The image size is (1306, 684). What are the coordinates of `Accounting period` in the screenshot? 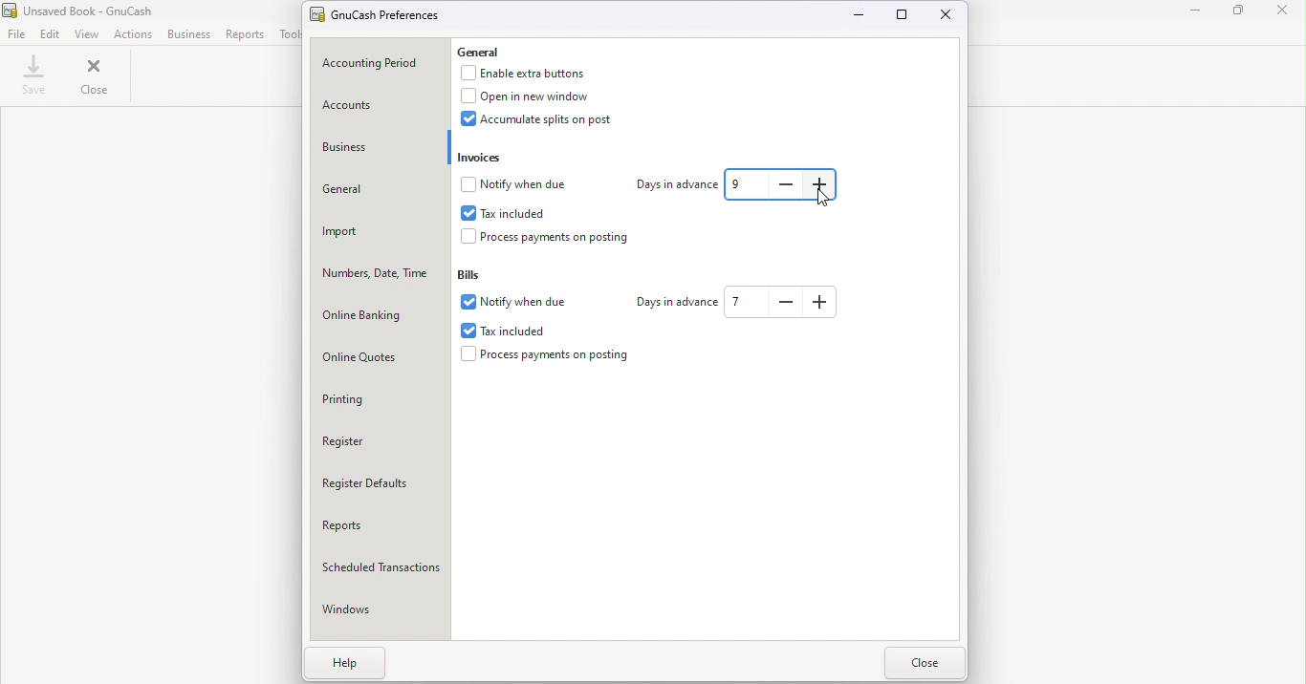 It's located at (381, 63).